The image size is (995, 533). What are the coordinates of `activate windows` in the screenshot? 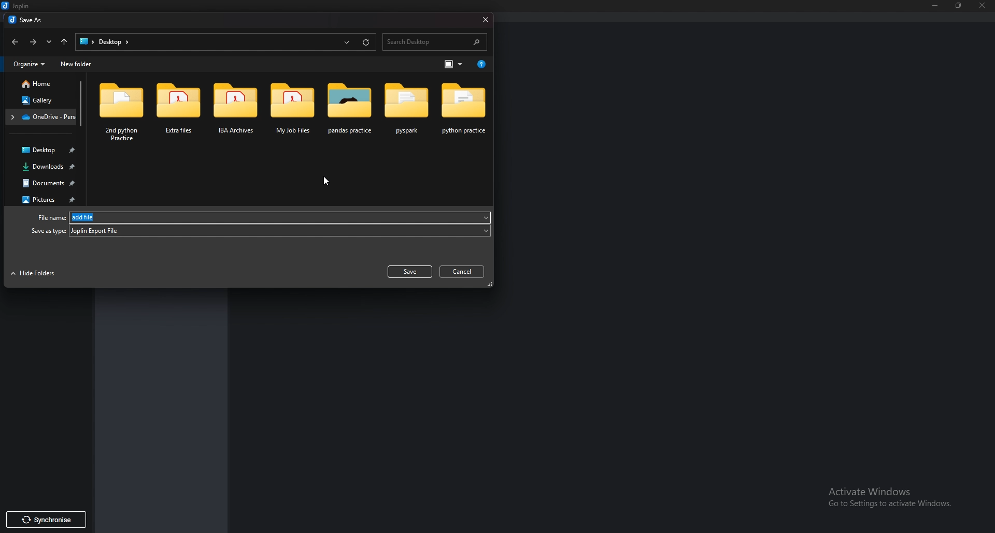 It's located at (886, 497).